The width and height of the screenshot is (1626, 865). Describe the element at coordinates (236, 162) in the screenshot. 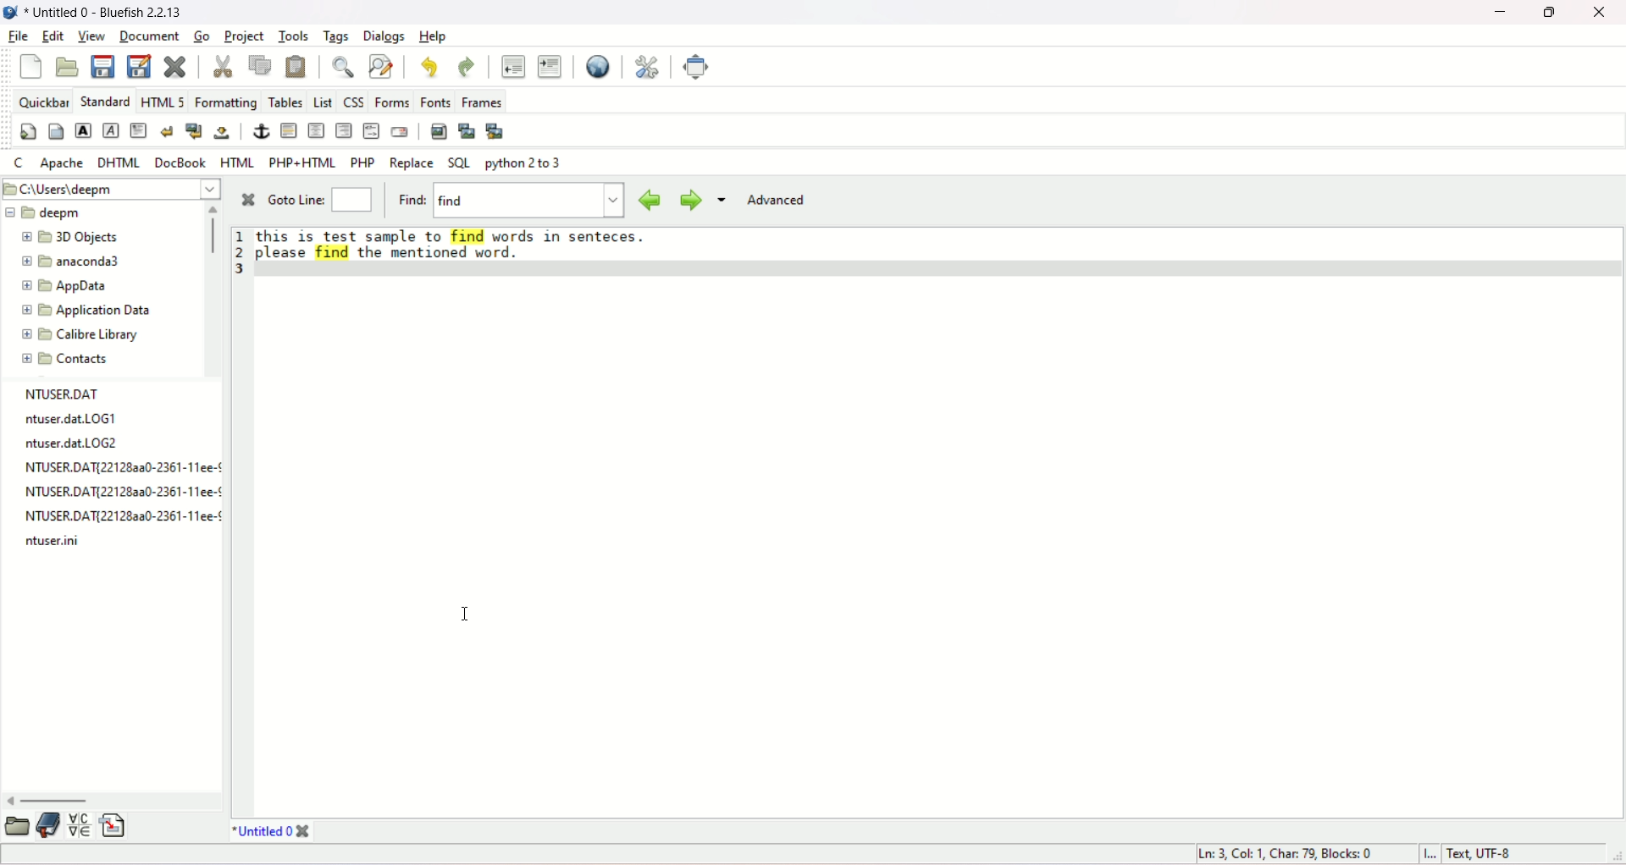

I see `HTML` at that location.